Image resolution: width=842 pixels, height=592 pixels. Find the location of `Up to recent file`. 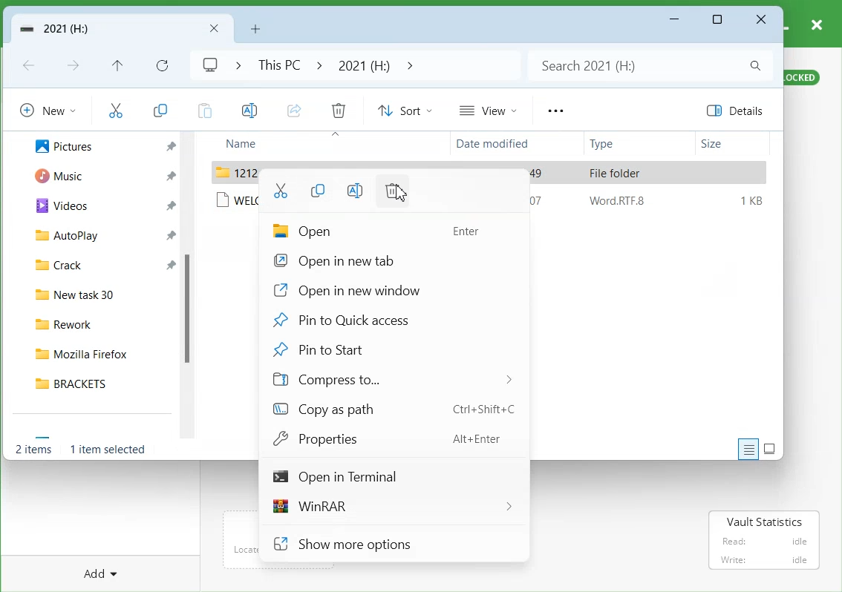

Up to recent file is located at coordinates (117, 65).